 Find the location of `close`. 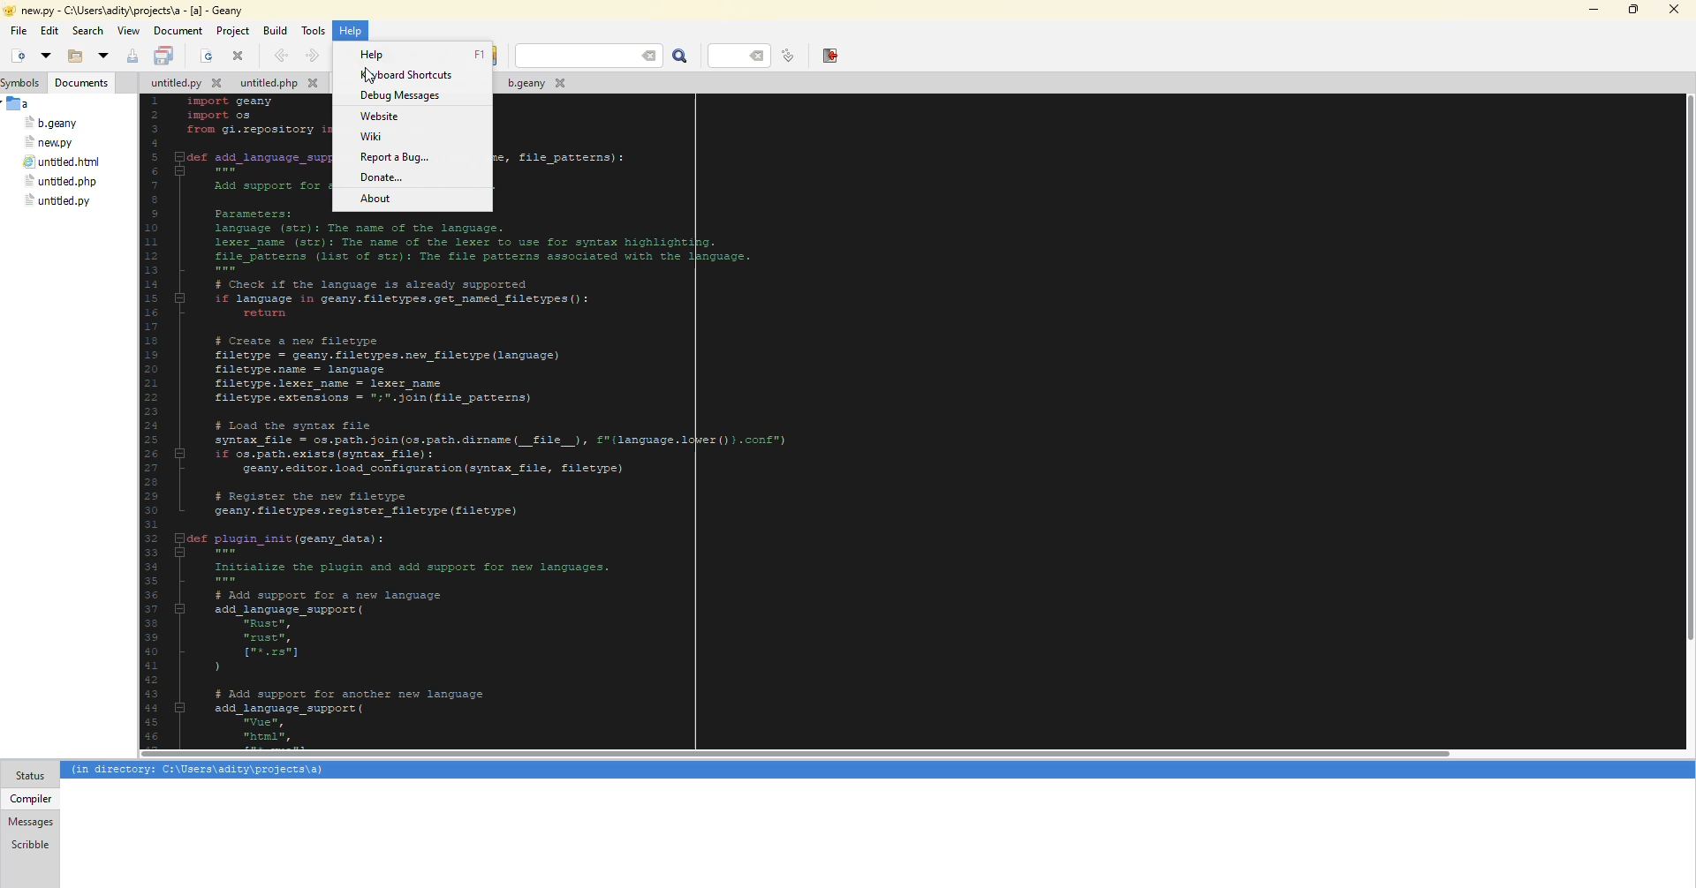

close is located at coordinates (1673, 10).